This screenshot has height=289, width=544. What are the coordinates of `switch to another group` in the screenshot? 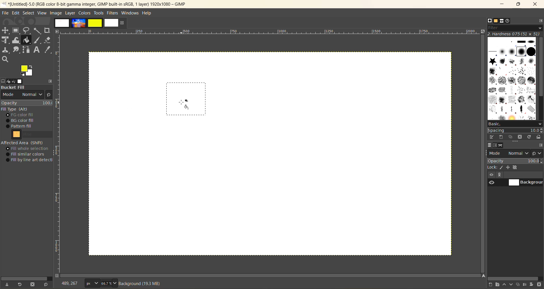 It's located at (48, 96).